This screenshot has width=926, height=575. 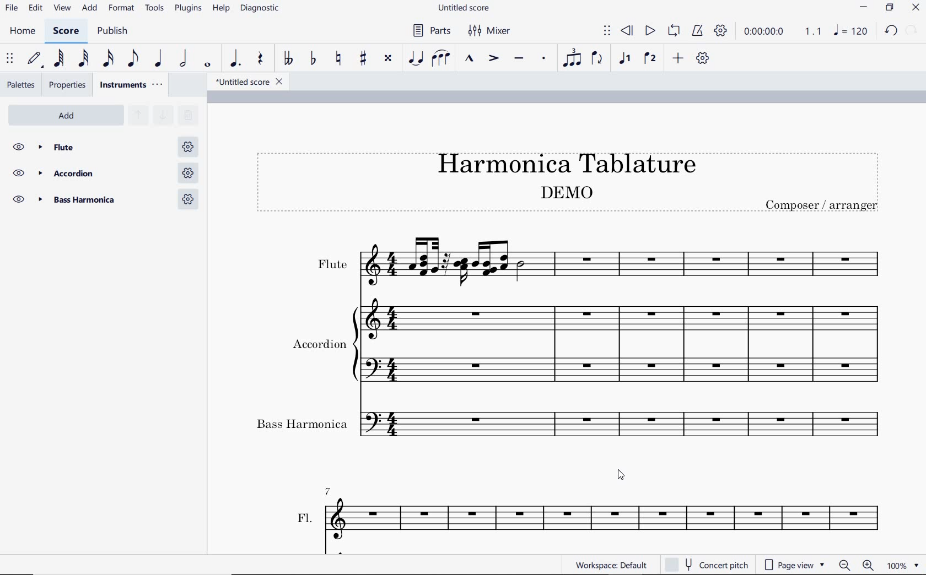 What do you see at coordinates (577, 263) in the screenshot?
I see `Instrument: Flute` at bounding box center [577, 263].